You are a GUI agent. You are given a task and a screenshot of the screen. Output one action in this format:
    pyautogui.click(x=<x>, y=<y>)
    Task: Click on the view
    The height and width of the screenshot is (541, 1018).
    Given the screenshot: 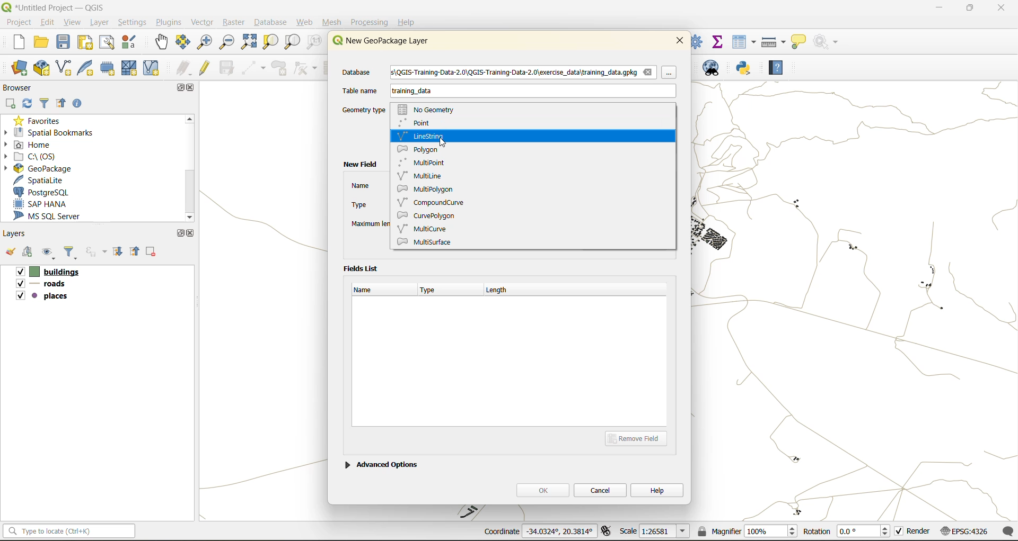 What is the action you would take?
    pyautogui.click(x=74, y=22)
    